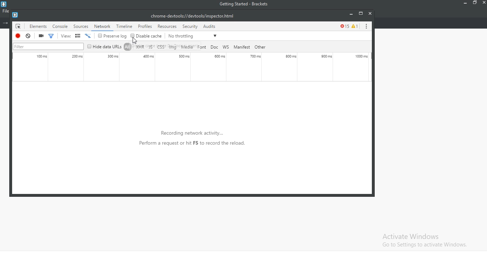 Image resolution: width=487 pixels, height=260 pixels. I want to click on close, so click(370, 13).